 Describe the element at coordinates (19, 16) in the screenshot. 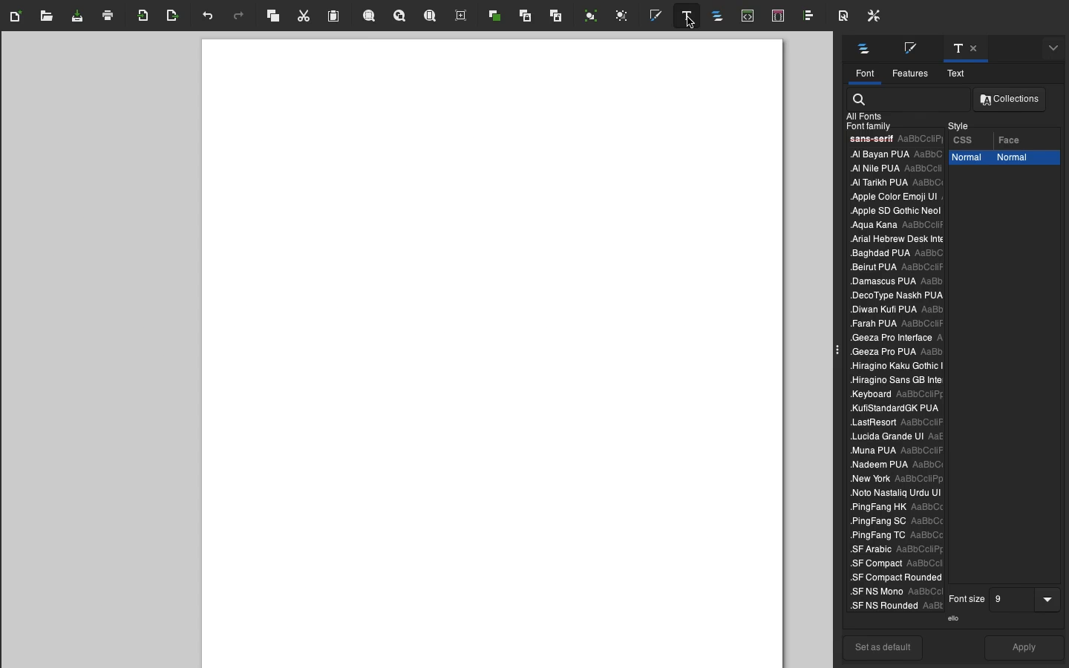

I see `Create new document` at that location.